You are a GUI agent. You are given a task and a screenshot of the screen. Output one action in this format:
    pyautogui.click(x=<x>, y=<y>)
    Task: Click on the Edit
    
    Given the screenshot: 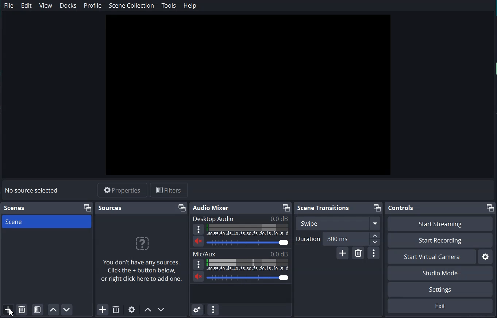 What is the action you would take?
    pyautogui.click(x=27, y=5)
    